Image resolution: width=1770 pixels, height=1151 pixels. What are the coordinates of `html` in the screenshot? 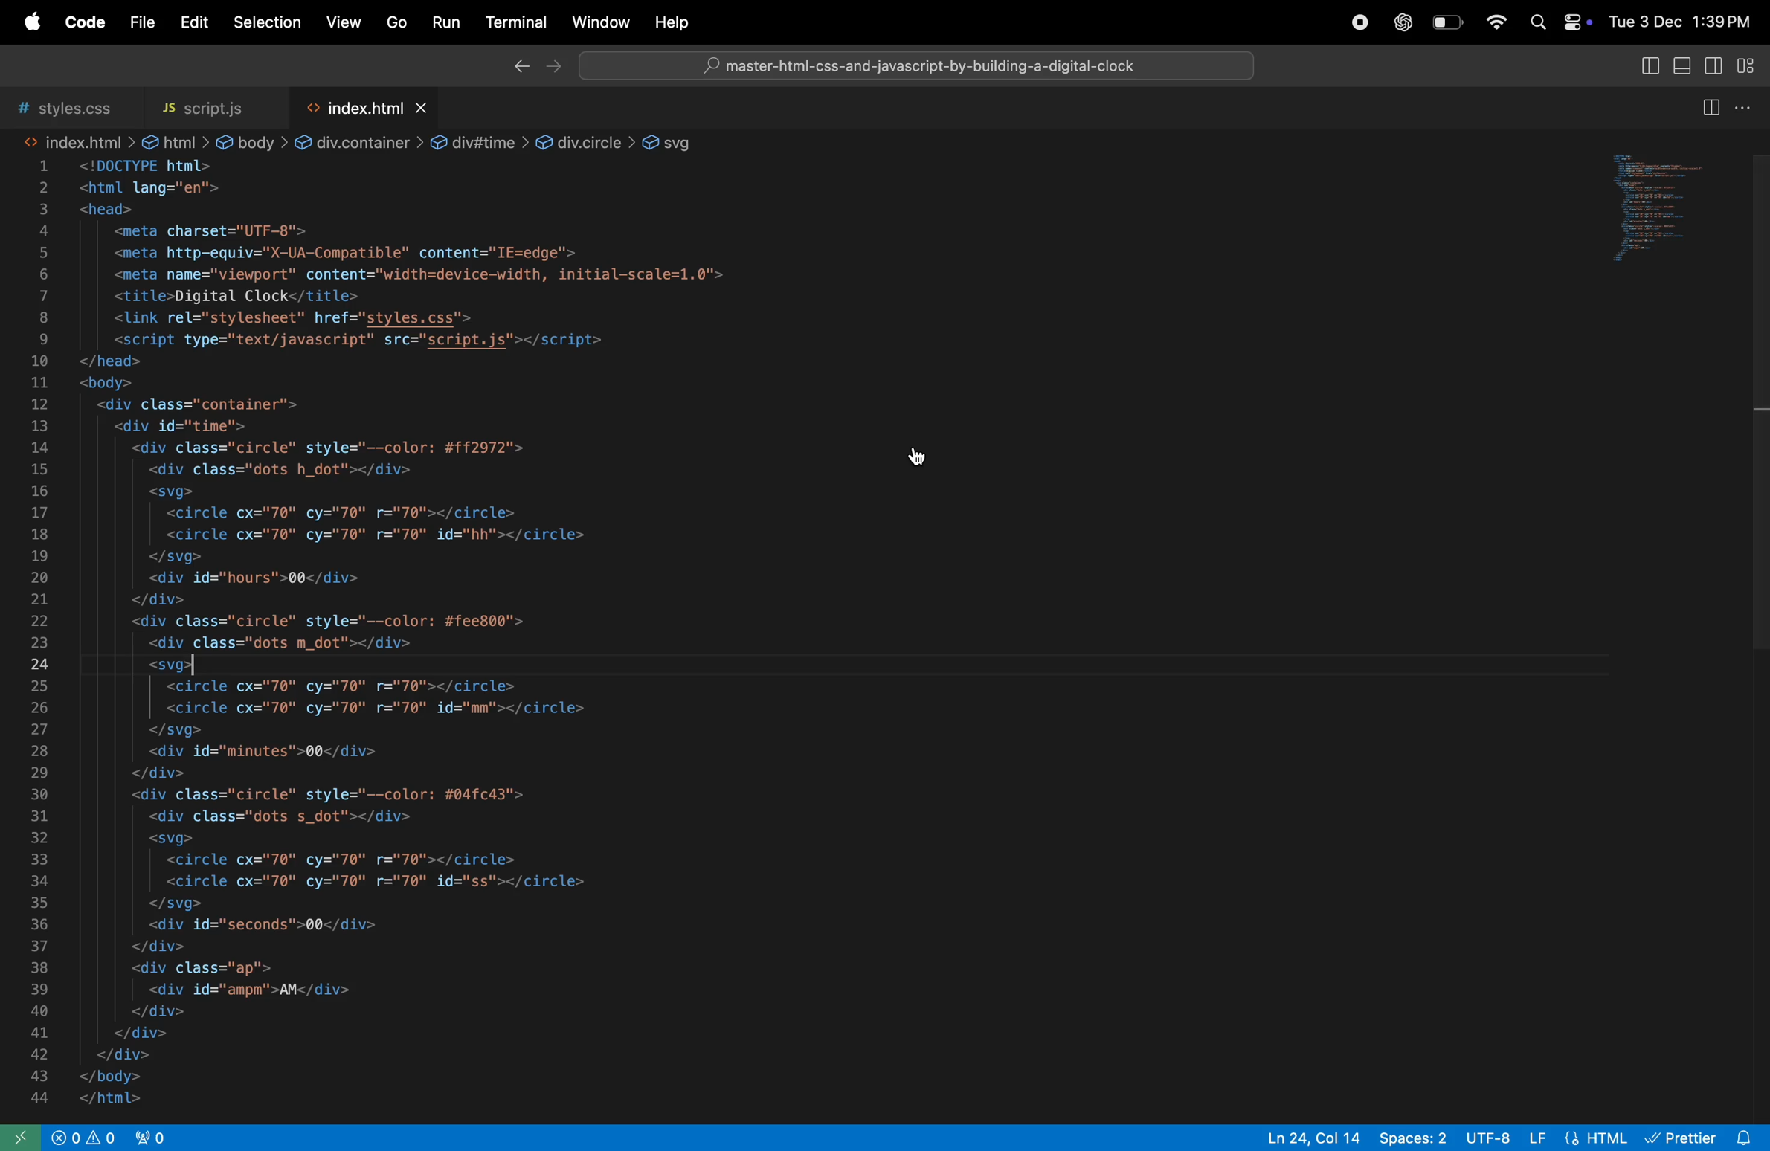 It's located at (173, 141).